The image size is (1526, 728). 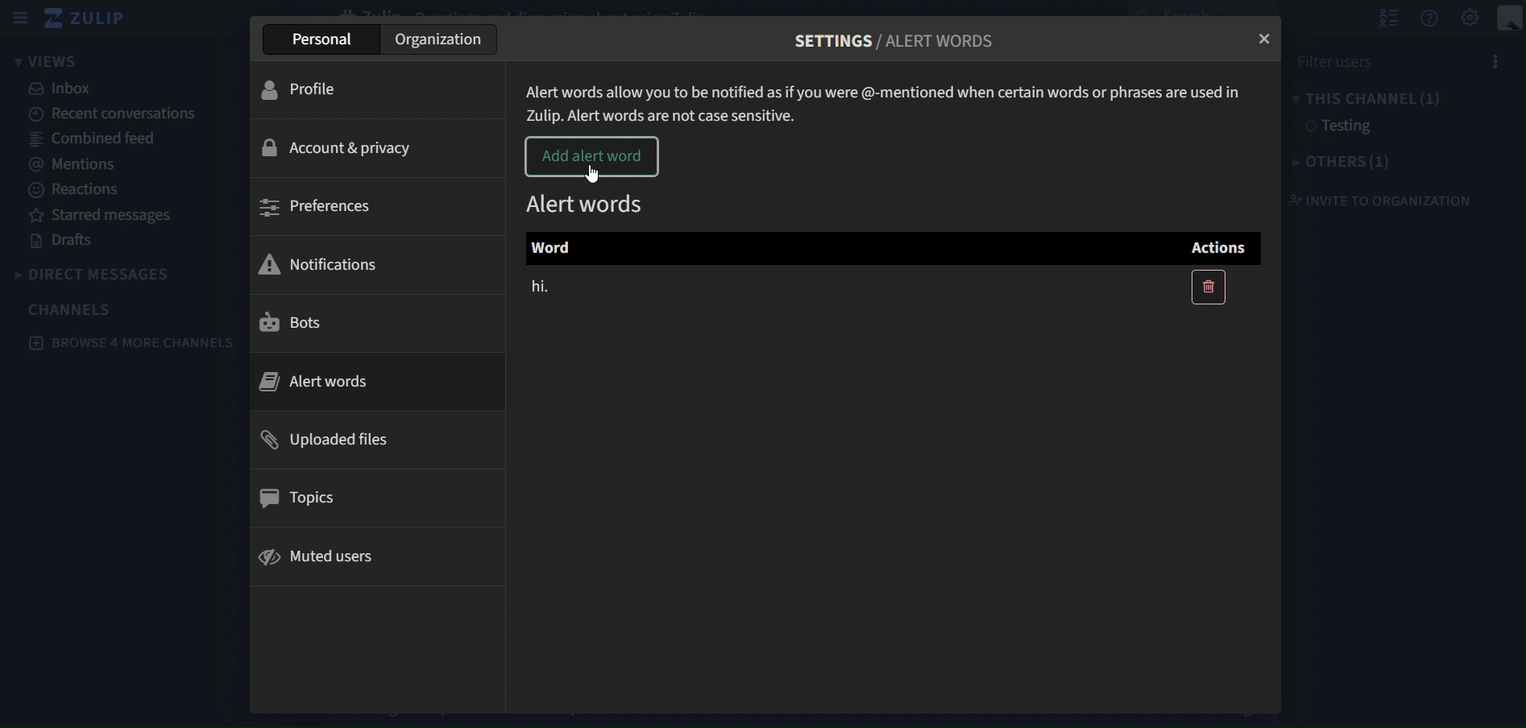 What do you see at coordinates (297, 327) in the screenshot?
I see `bots` at bounding box center [297, 327].